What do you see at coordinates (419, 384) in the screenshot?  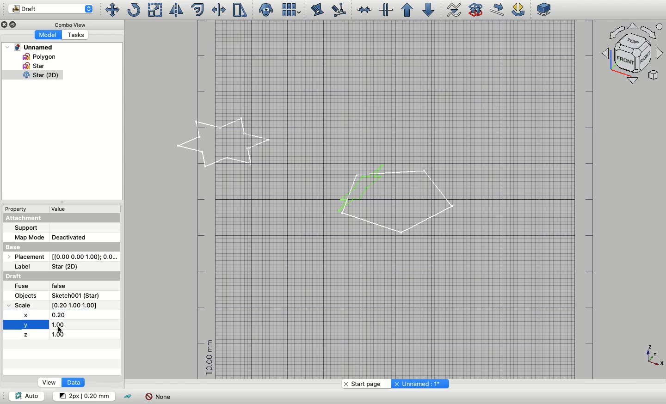 I see `Unnamed: 1` at bounding box center [419, 384].